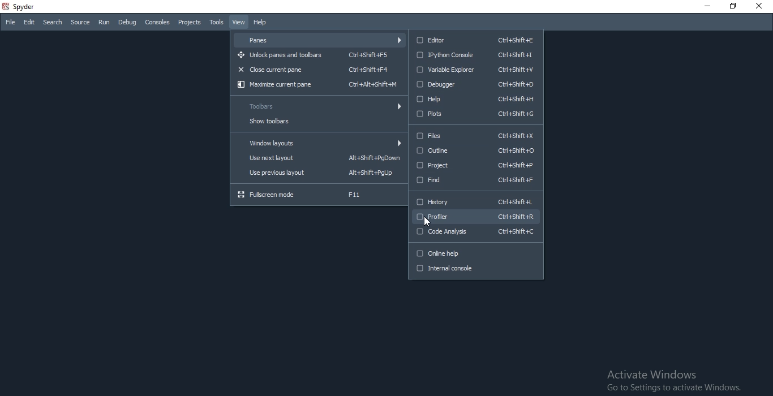 The height and width of the screenshot is (396, 773). I want to click on Help, so click(261, 22).